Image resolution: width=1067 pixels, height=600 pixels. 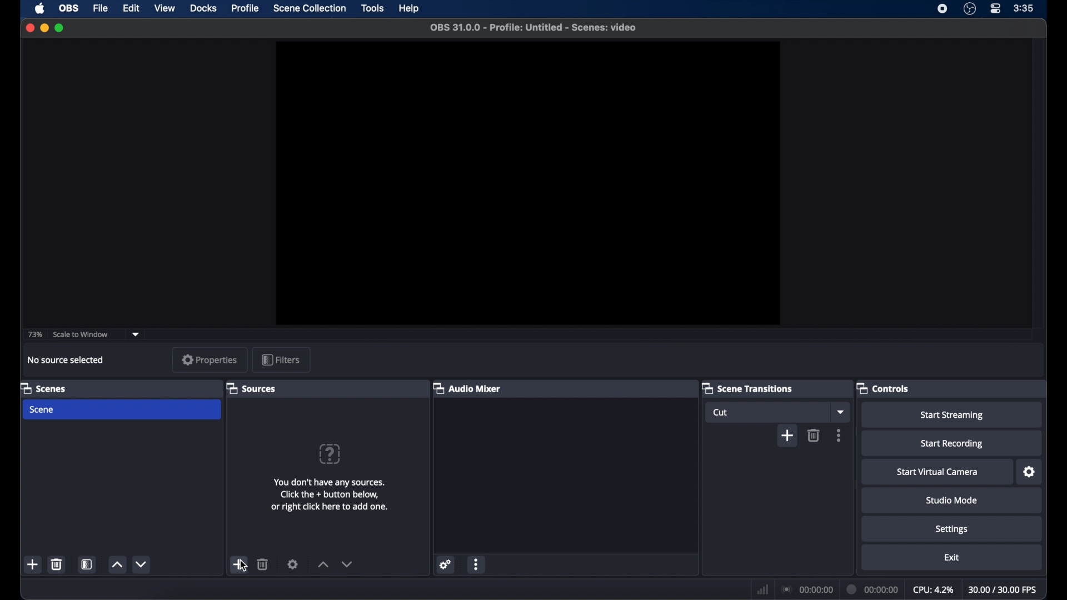 I want to click on sources, so click(x=251, y=388).